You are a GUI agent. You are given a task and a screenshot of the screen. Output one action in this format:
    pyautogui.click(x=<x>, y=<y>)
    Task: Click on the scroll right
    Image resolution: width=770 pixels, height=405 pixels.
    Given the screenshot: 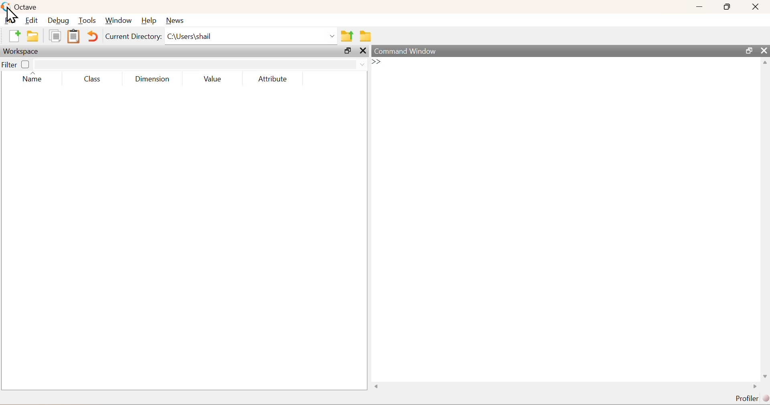 What is the action you would take?
    pyautogui.click(x=377, y=386)
    